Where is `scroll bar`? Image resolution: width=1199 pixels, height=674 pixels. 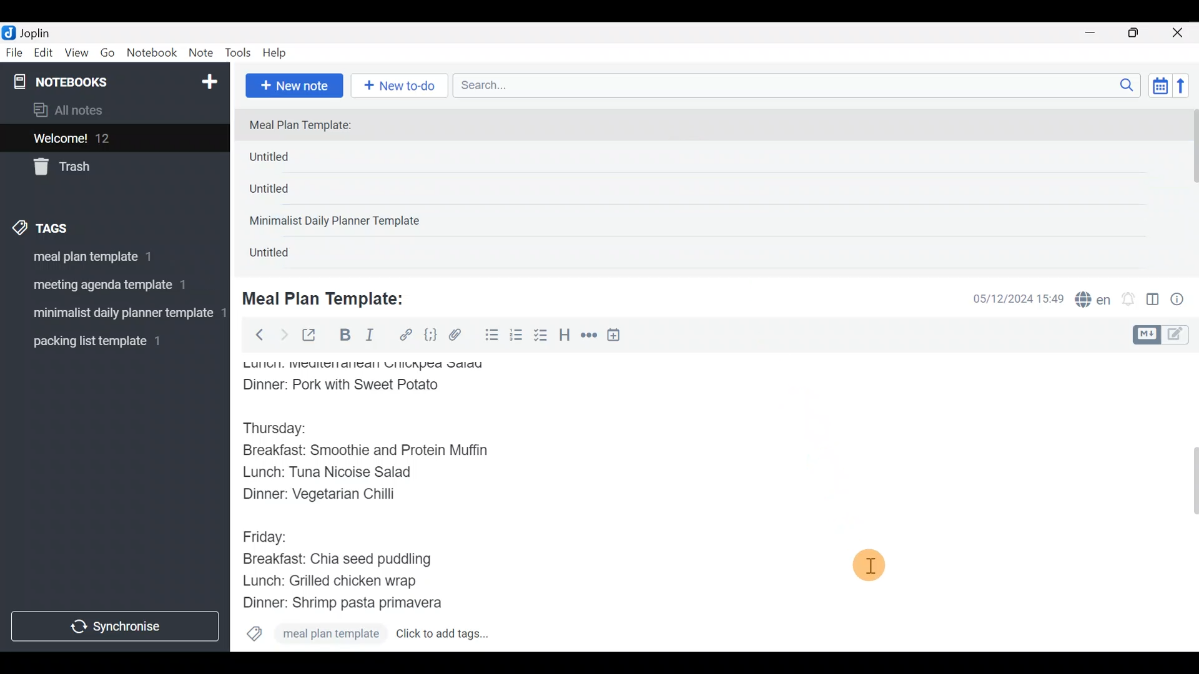
scroll bar is located at coordinates (1191, 188).